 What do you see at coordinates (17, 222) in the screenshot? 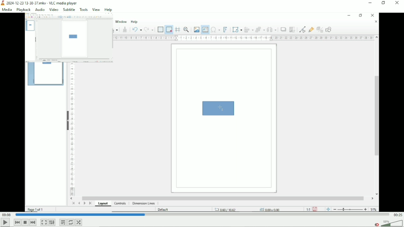
I see `Previous` at bounding box center [17, 222].